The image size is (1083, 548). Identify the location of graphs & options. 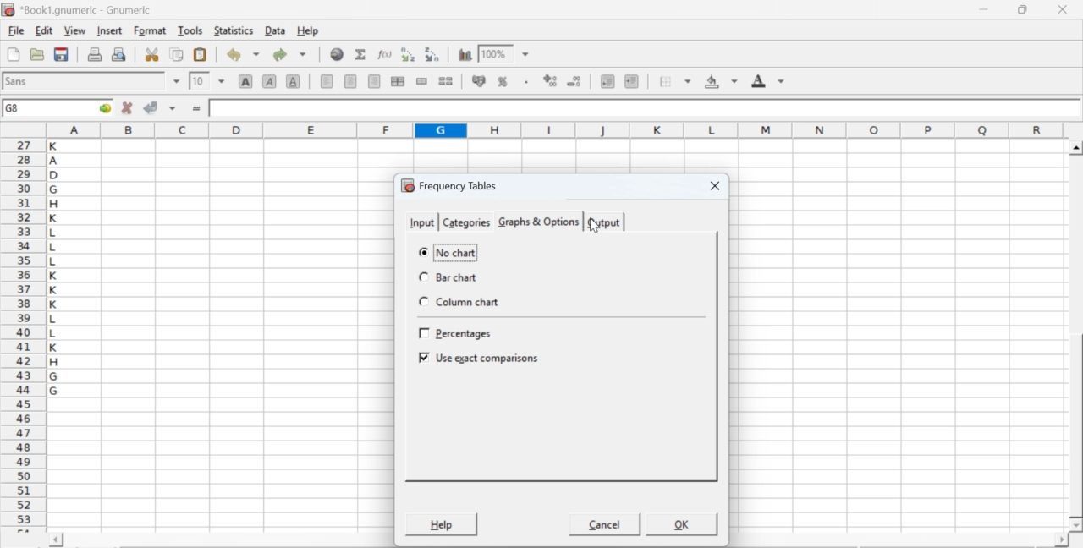
(540, 222).